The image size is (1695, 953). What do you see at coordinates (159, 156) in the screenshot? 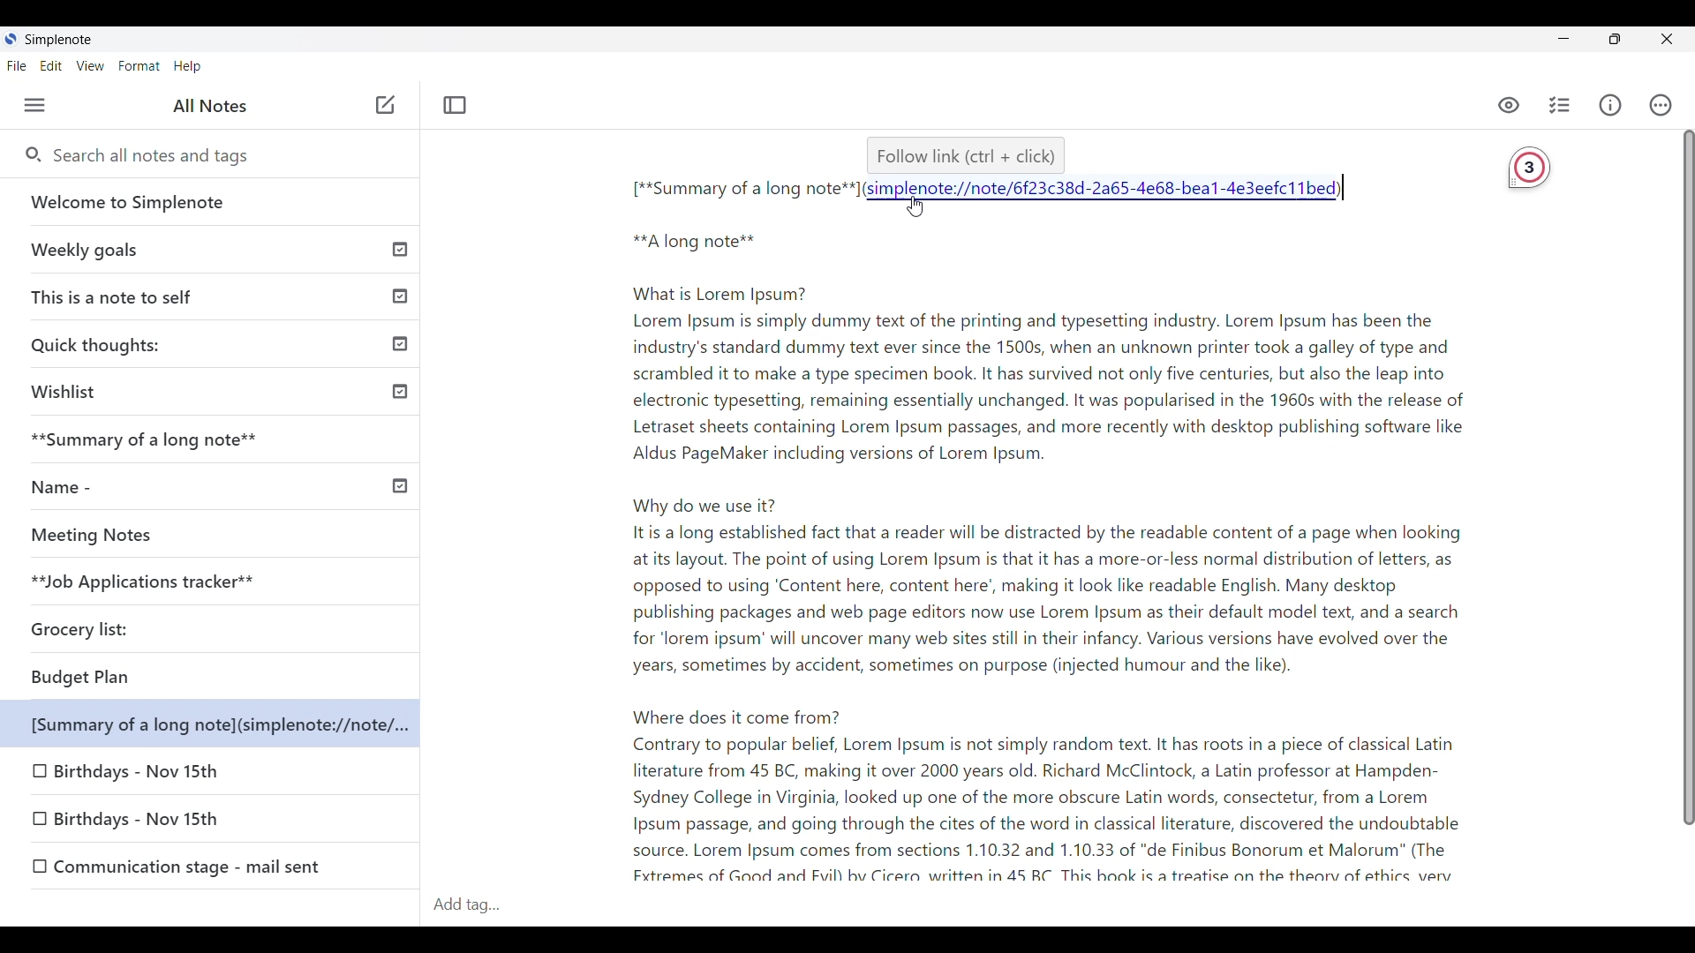
I see `Search all notes and tags` at bounding box center [159, 156].